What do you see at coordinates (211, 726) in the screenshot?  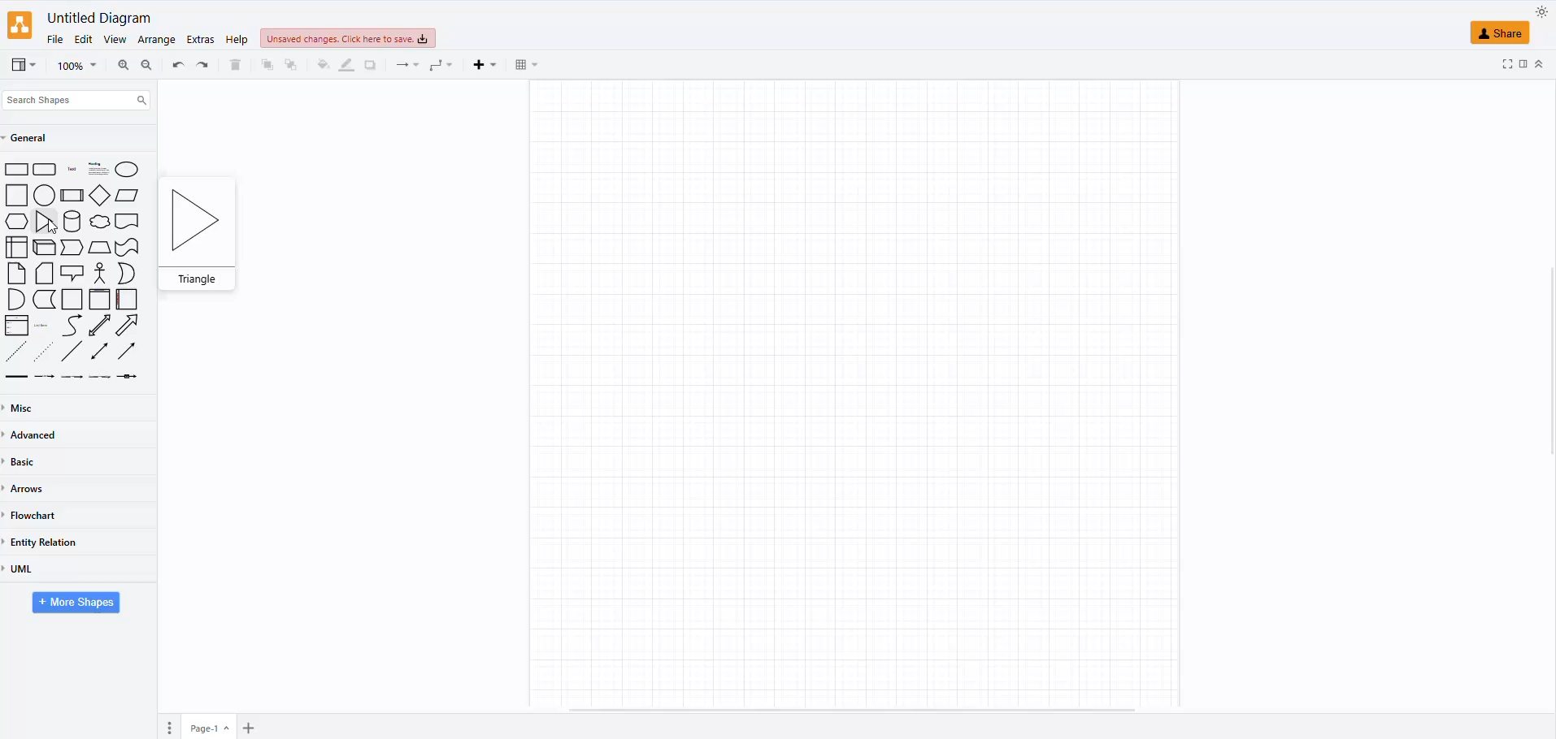 I see `page 1` at bounding box center [211, 726].